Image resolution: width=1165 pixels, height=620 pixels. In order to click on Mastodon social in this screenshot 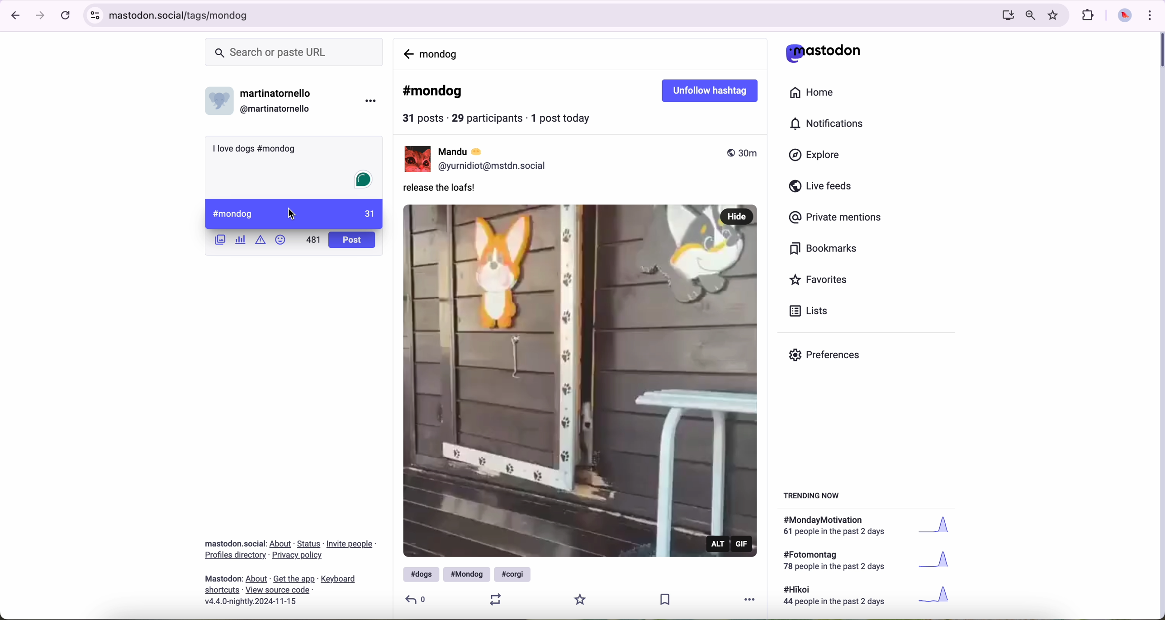, I will do `click(233, 544)`.